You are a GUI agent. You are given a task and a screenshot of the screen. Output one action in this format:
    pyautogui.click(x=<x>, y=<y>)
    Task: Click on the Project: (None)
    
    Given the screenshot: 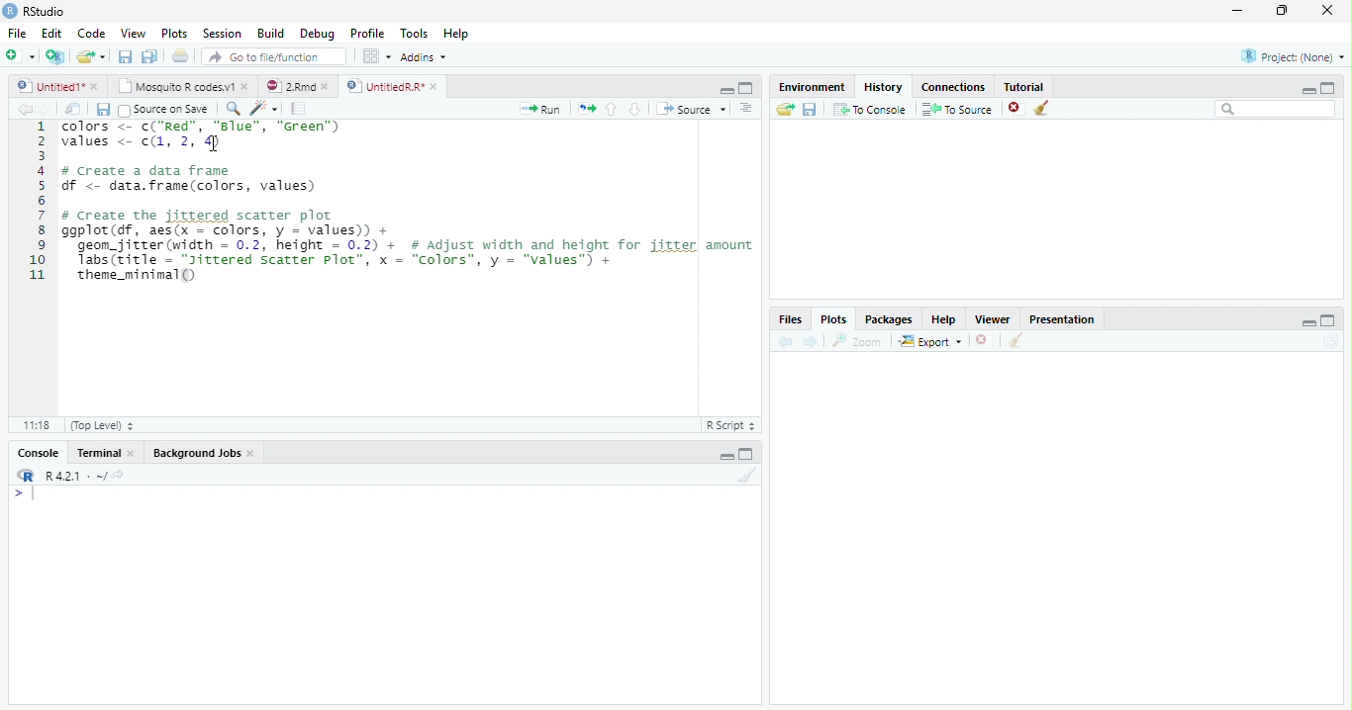 What is the action you would take?
    pyautogui.click(x=1293, y=56)
    